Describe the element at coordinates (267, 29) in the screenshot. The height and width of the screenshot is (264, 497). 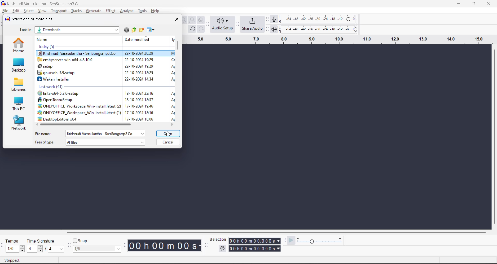
I see `playback meter toolbar` at that location.